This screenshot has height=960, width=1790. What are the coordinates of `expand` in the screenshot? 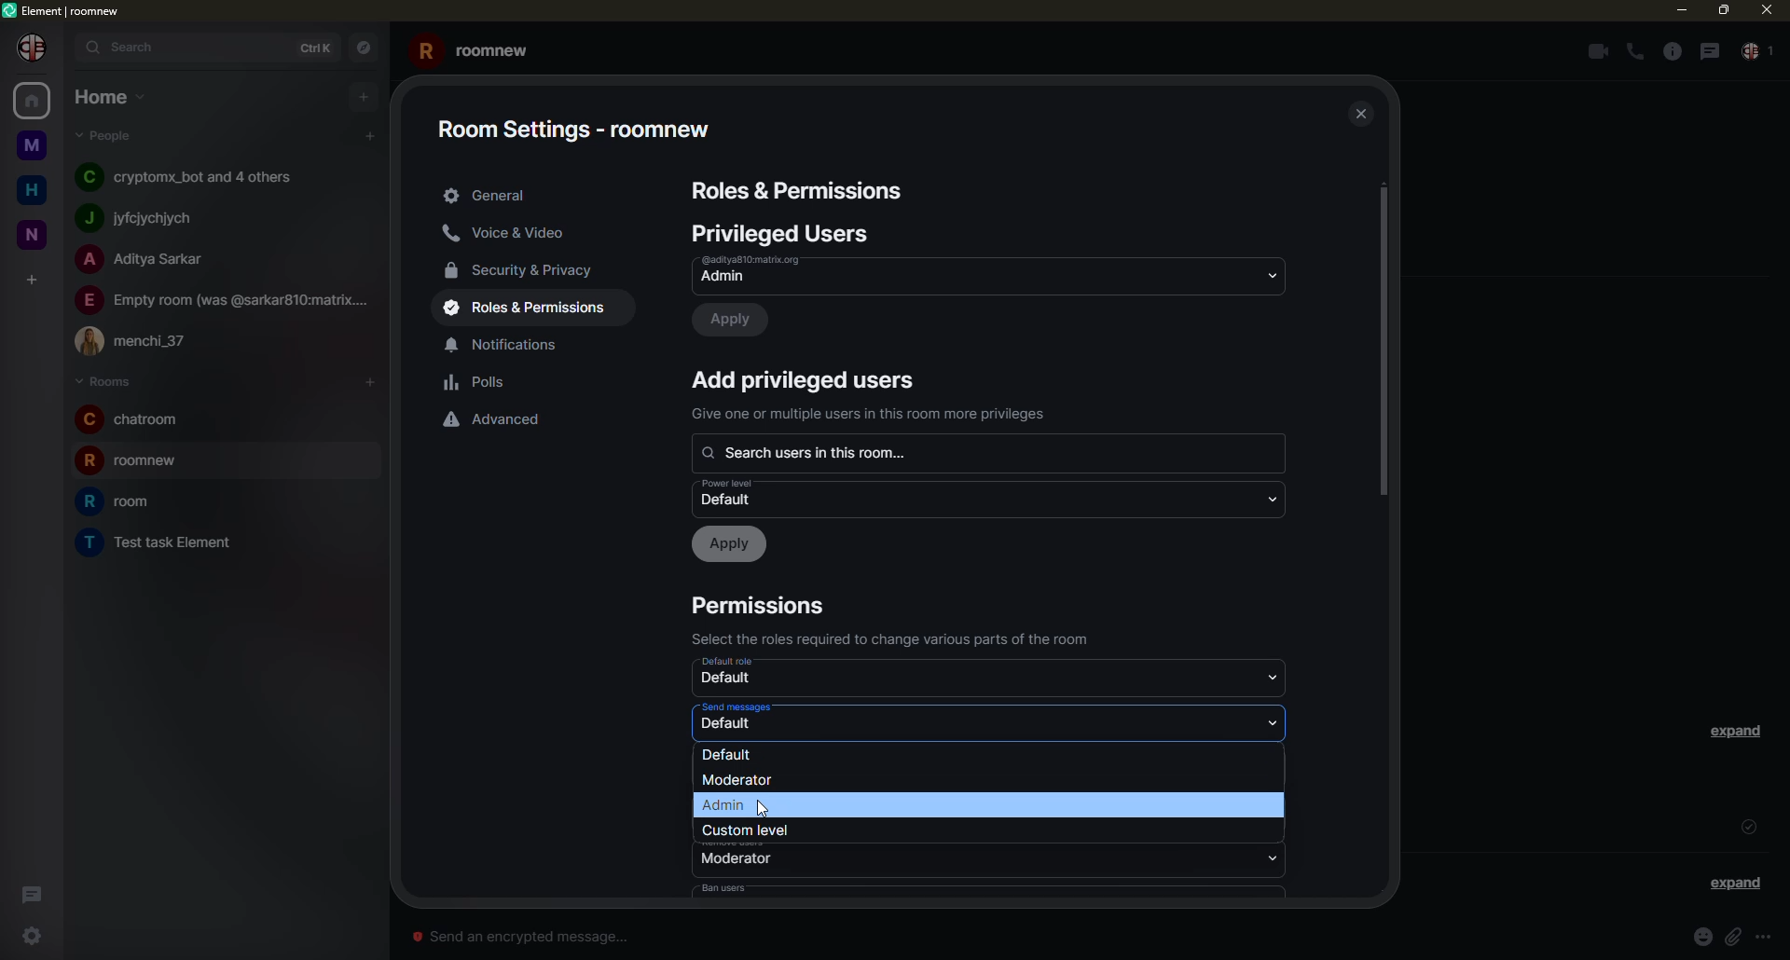 It's located at (1735, 883).